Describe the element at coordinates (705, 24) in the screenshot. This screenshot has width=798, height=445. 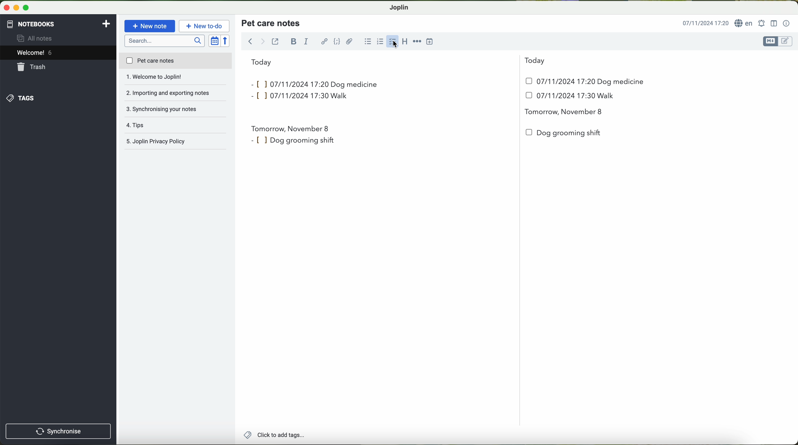
I see `hour and date` at that location.